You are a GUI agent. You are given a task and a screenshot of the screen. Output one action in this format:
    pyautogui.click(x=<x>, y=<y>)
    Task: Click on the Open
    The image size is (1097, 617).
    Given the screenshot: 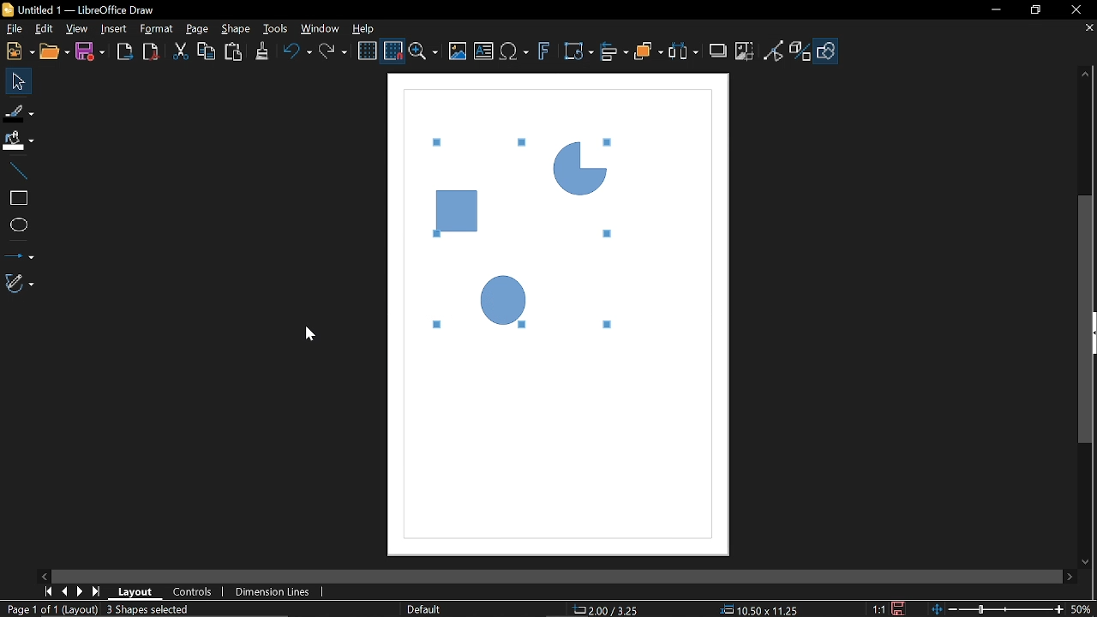 What is the action you would take?
    pyautogui.click(x=53, y=53)
    